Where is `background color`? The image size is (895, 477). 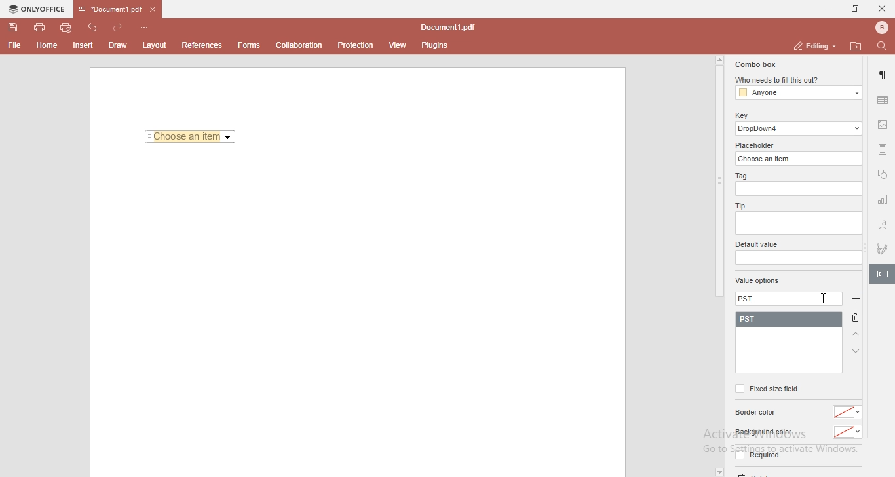 background color is located at coordinates (763, 432).